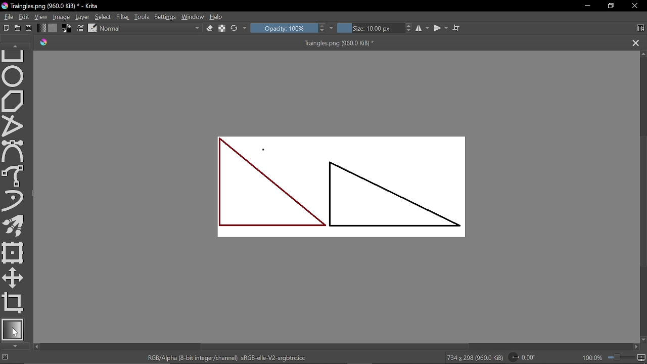 This screenshot has width=647, height=364. What do you see at coordinates (642, 202) in the screenshot?
I see `Vertical scrollbar` at bounding box center [642, 202].